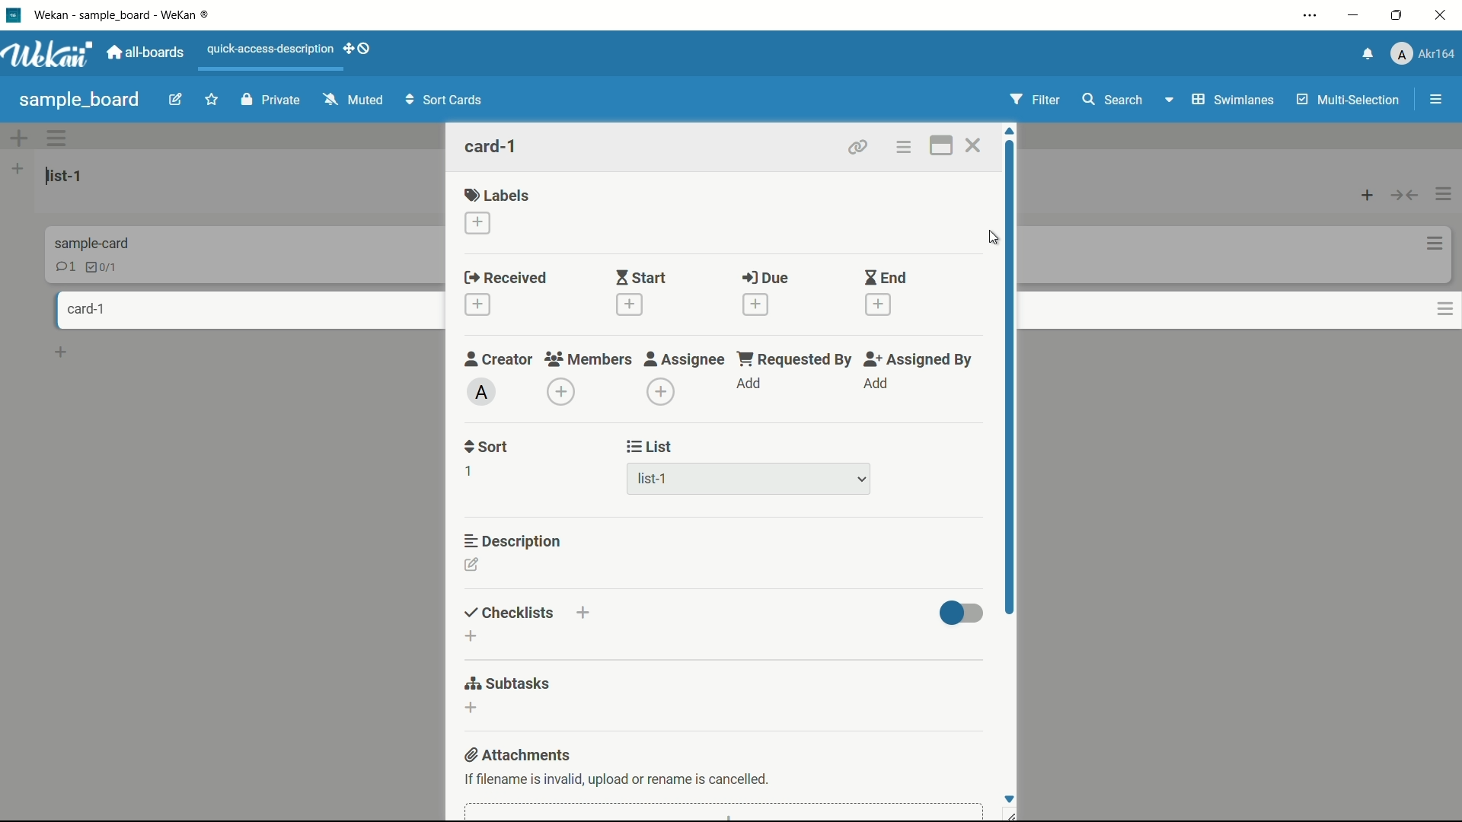 This screenshot has height=822, width=1462. I want to click on multi-selection, so click(1344, 99).